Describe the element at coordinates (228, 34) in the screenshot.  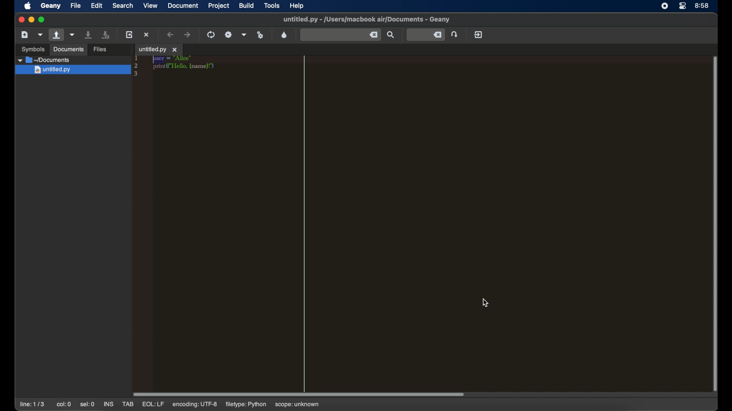
I see `build the current file` at that location.